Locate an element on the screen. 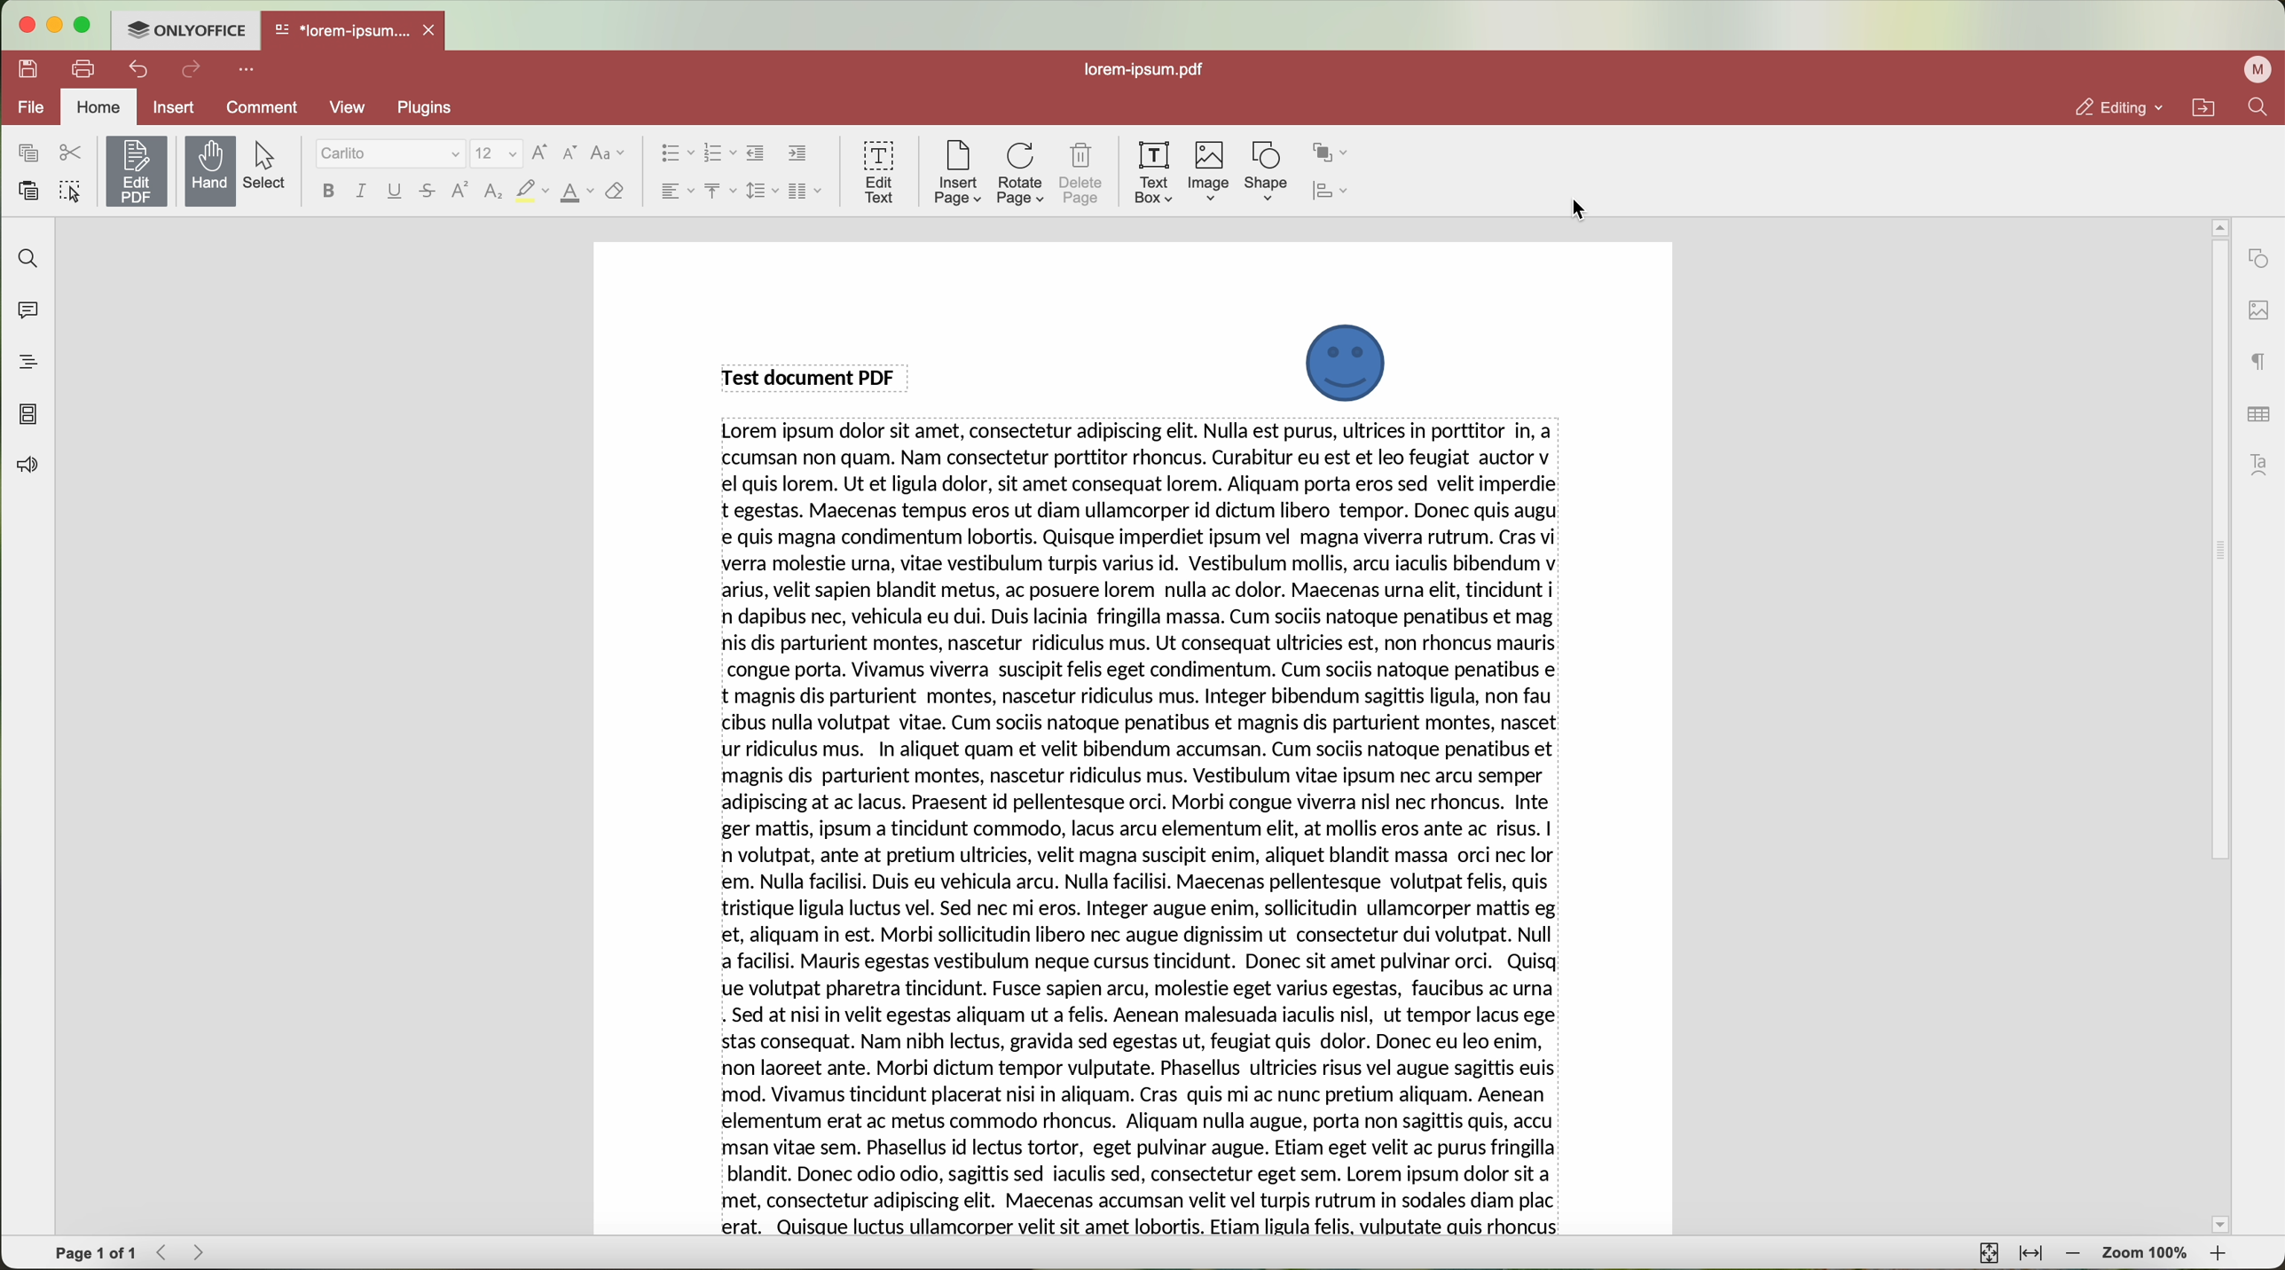  change case is located at coordinates (608, 153).